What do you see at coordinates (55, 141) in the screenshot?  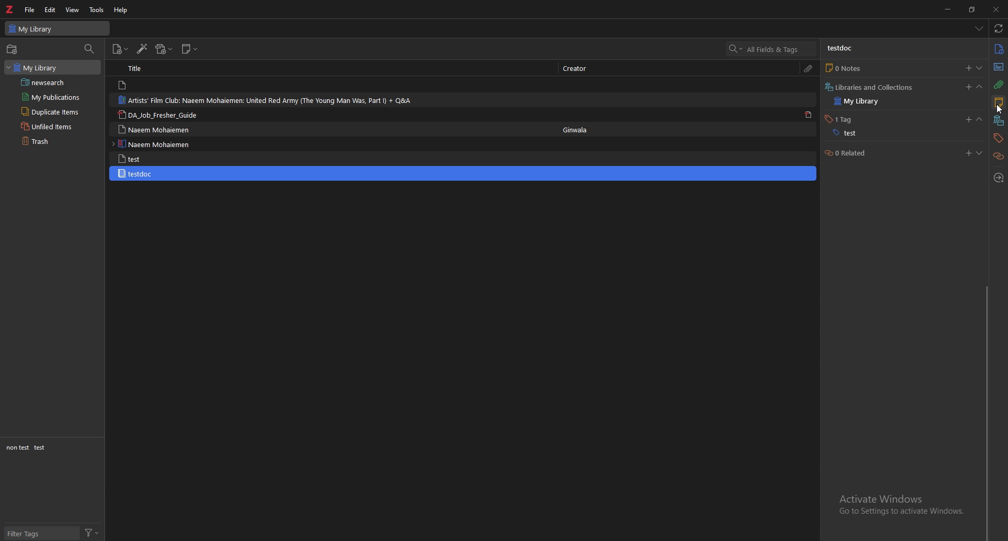 I see `trash` at bounding box center [55, 141].